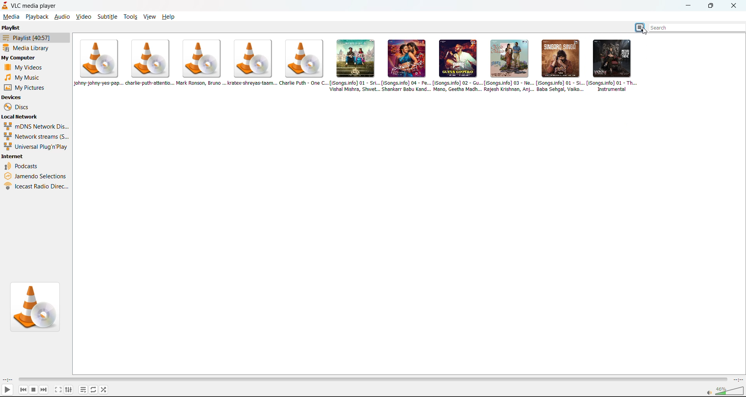  I want to click on media, so click(11, 16).